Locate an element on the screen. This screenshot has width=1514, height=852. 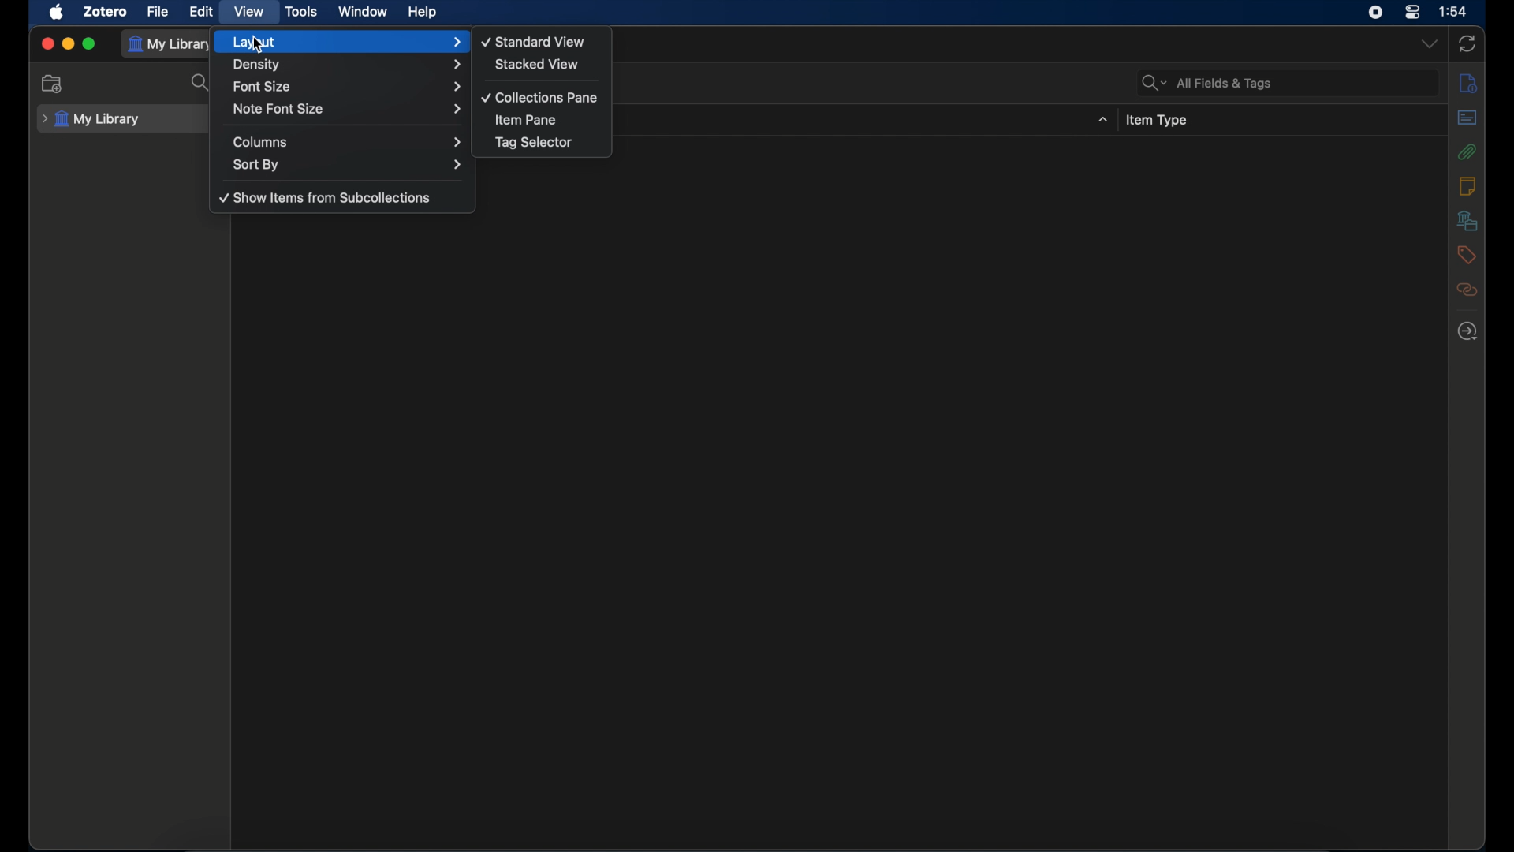
font size is located at coordinates (347, 86).